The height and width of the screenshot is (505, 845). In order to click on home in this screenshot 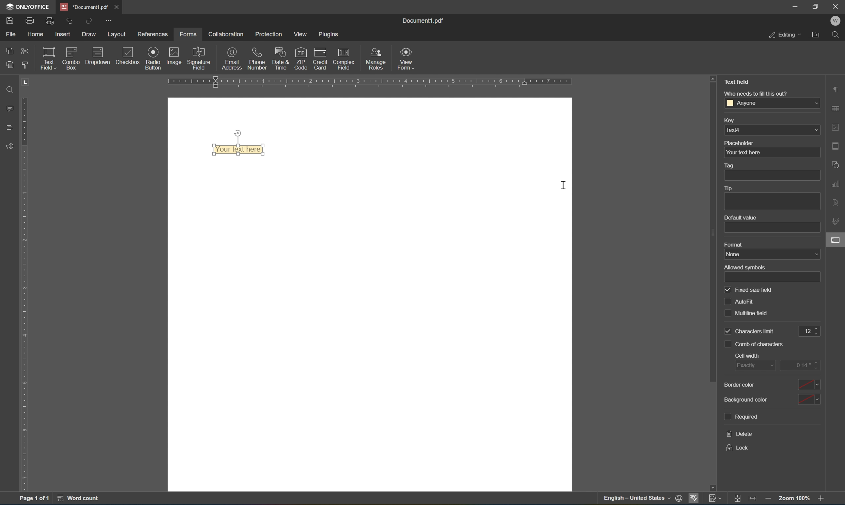, I will do `click(36, 34)`.